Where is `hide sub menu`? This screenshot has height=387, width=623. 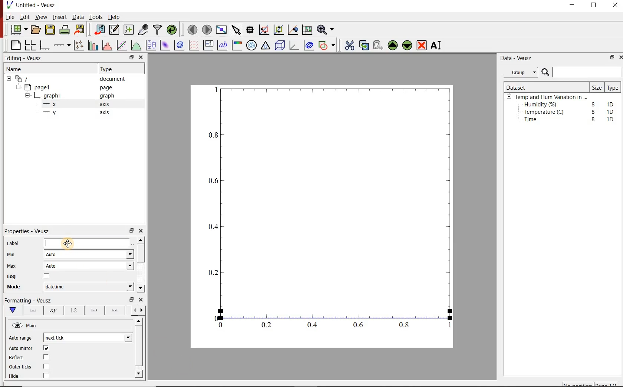
hide sub menu is located at coordinates (27, 95).